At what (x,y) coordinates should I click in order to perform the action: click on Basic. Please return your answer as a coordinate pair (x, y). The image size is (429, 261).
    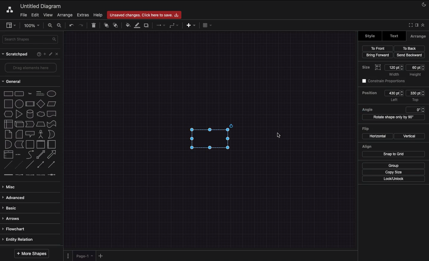
    Looking at the image, I should click on (13, 209).